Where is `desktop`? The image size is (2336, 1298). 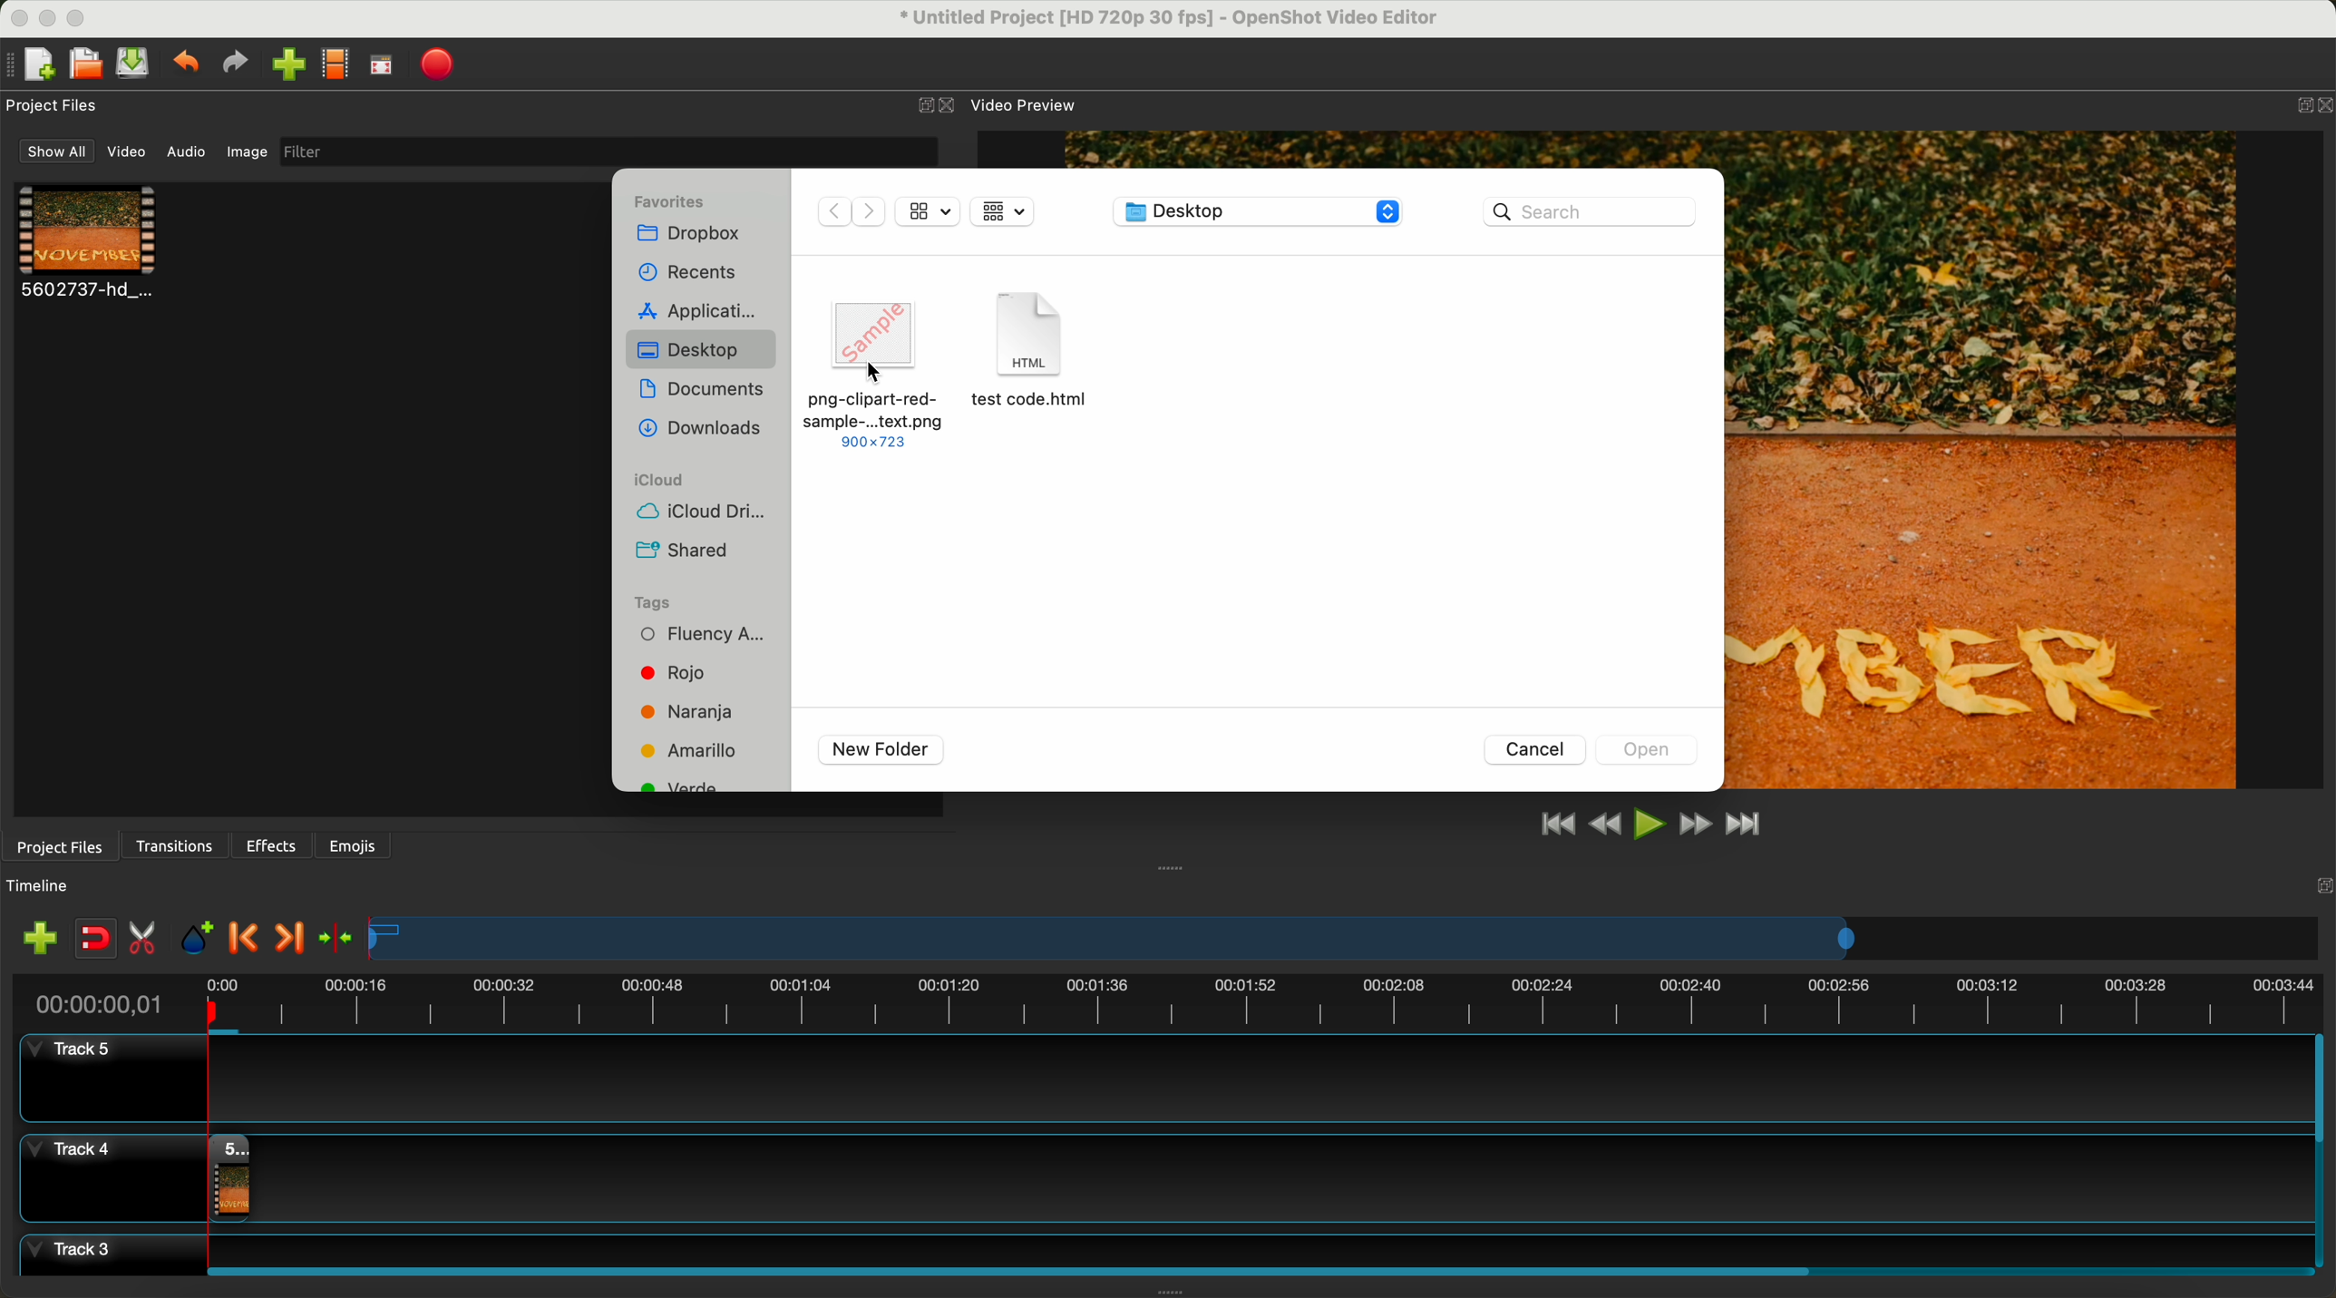 desktop is located at coordinates (701, 350).